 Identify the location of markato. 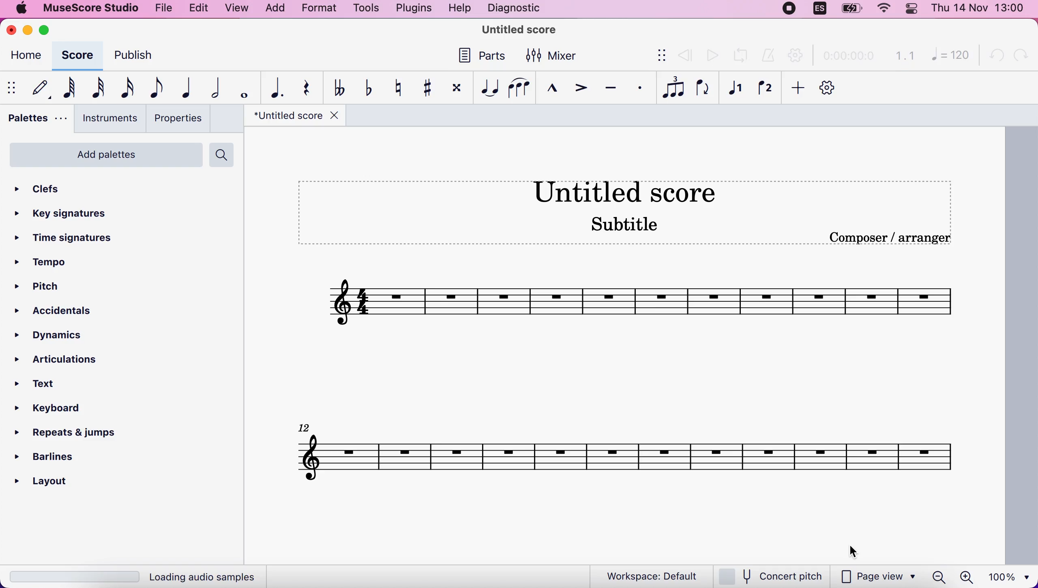
(546, 90).